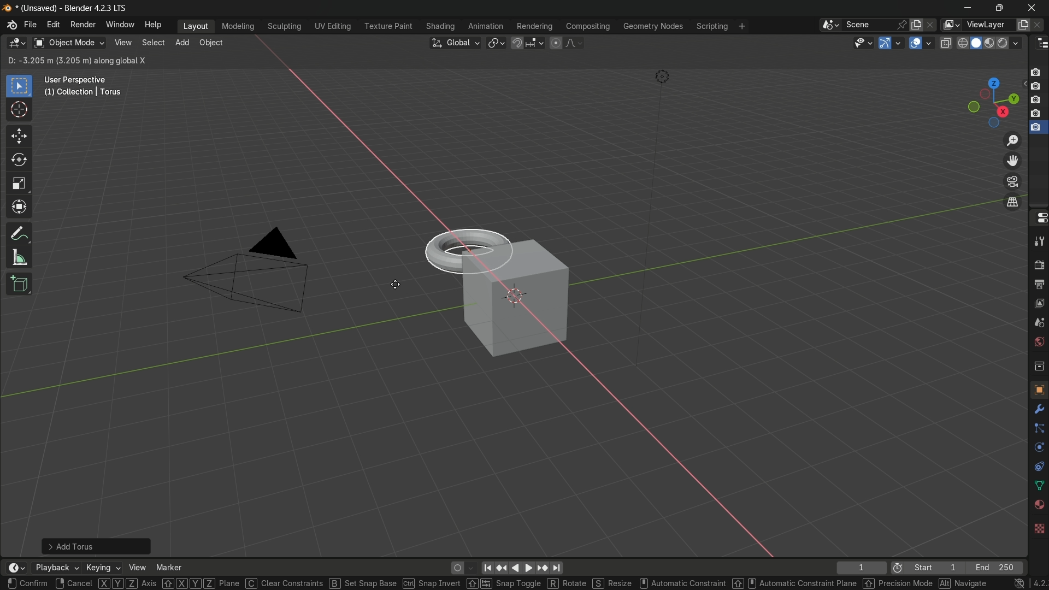 Image resolution: width=1049 pixels, height=590 pixels. Describe the element at coordinates (52, 24) in the screenshot. I see `edit menu` at that location.